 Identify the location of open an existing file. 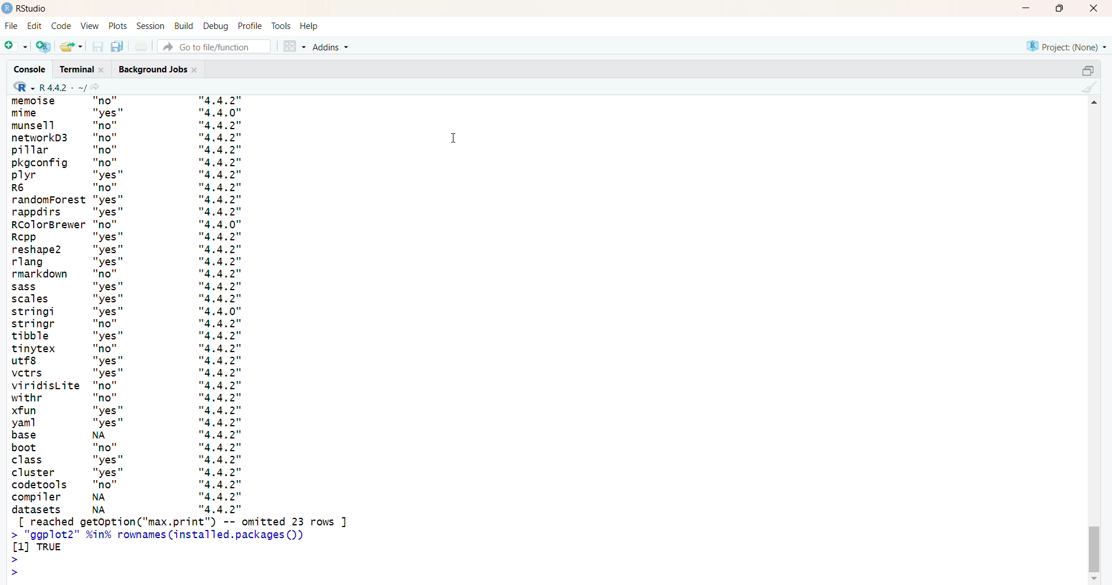
(72, 46).